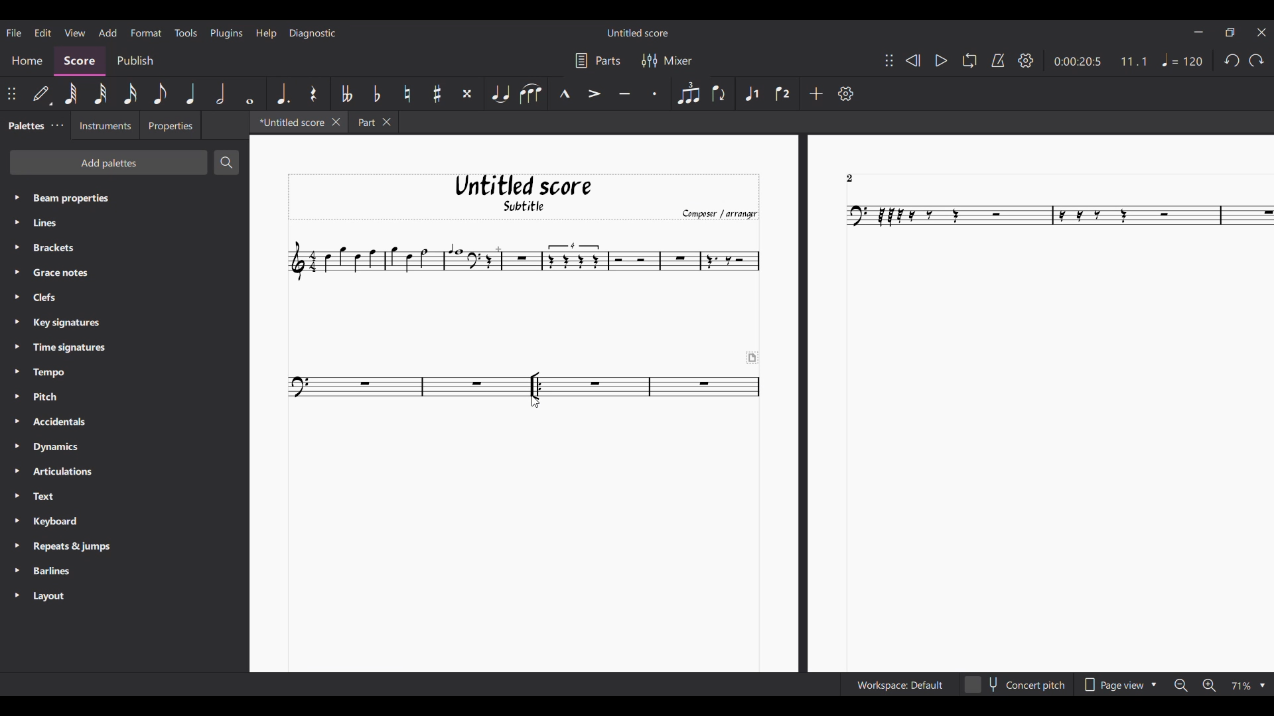 The image size is (1274, 716). Describe the element at coordinates (314, 94) in the screenshot. I see `Rest` at that location.